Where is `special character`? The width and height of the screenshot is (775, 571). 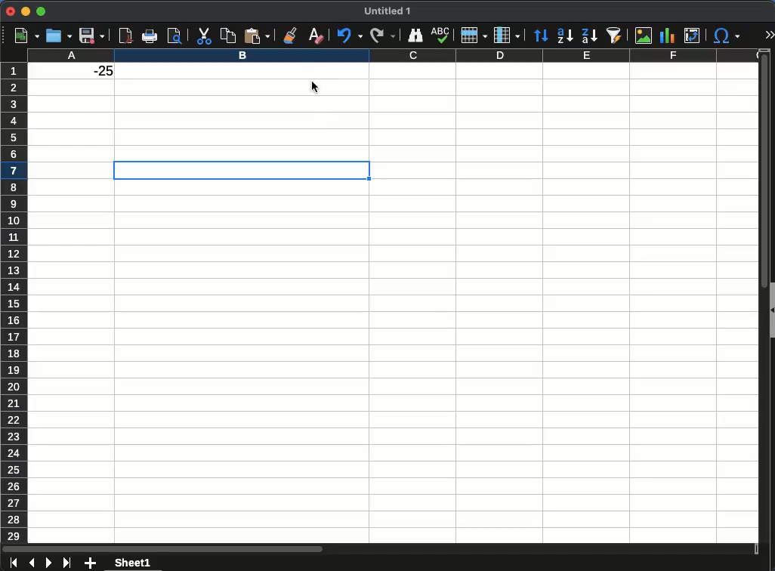 special character is located at coordinates (727, 35).